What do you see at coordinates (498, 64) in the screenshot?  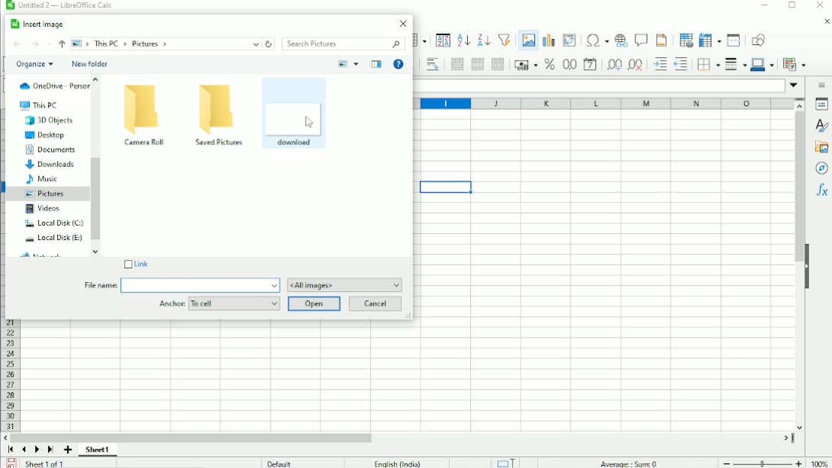 I see `Unmerge cells` at bounding box center [498, 64].